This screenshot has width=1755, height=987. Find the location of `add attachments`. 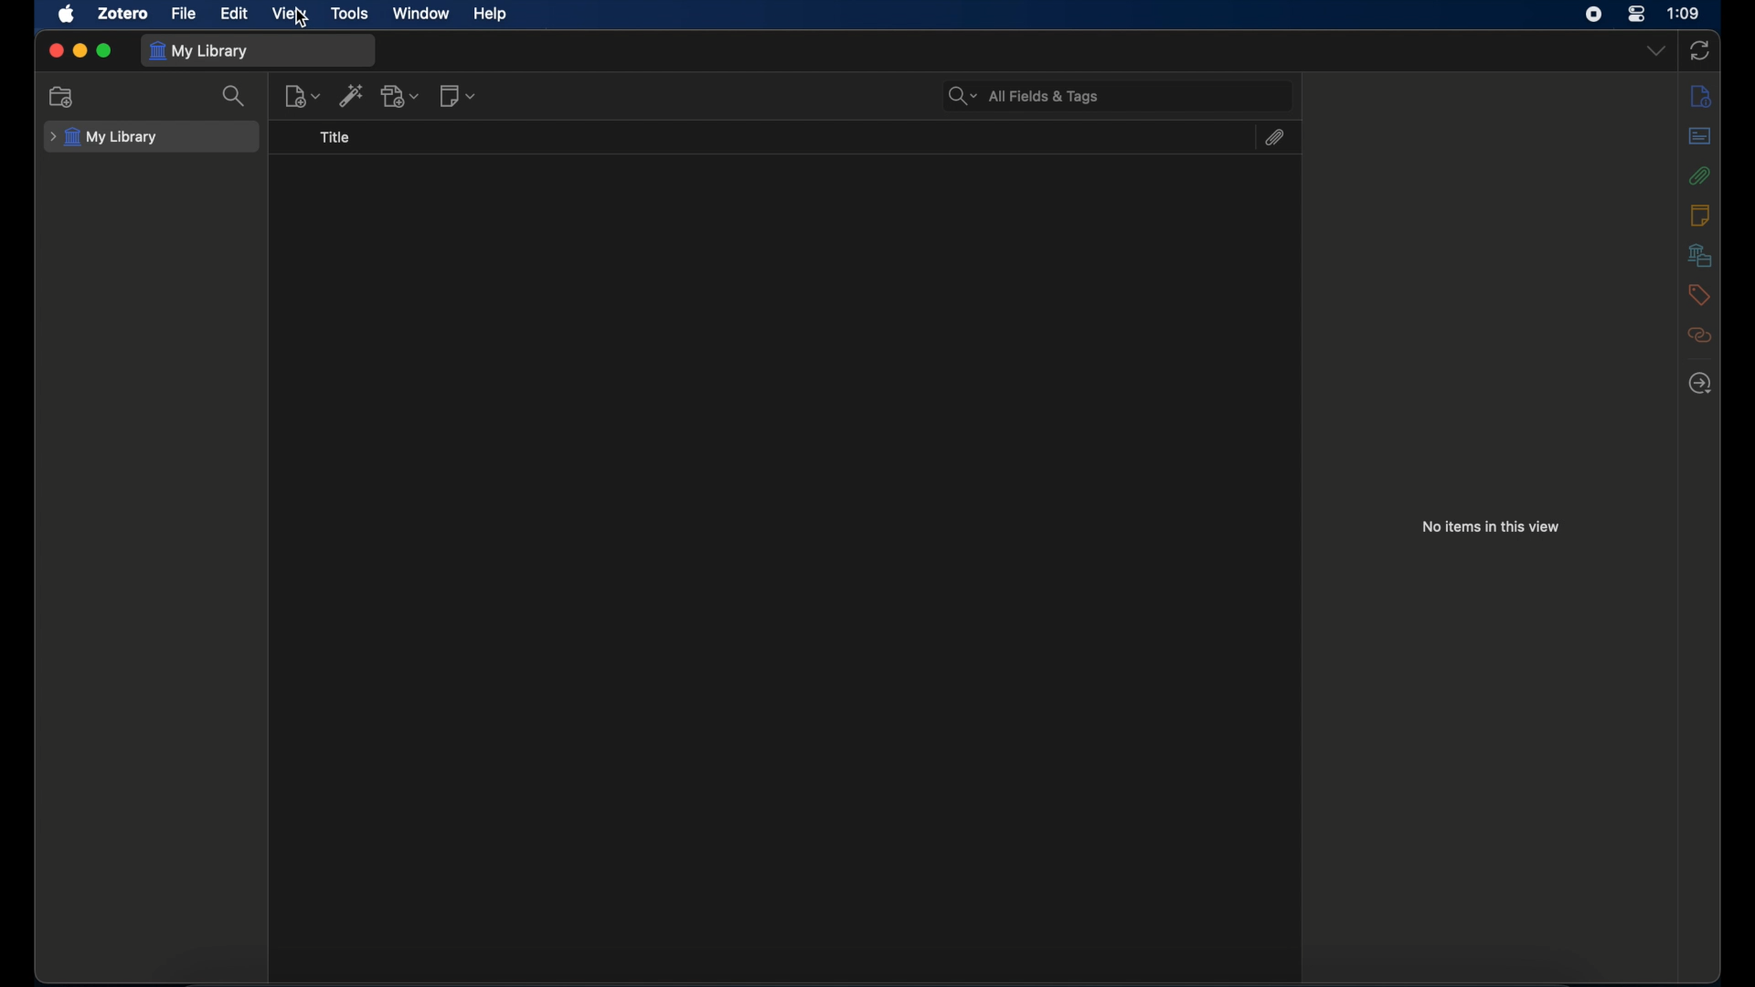

add attachments is located at coordinates (400, 95).